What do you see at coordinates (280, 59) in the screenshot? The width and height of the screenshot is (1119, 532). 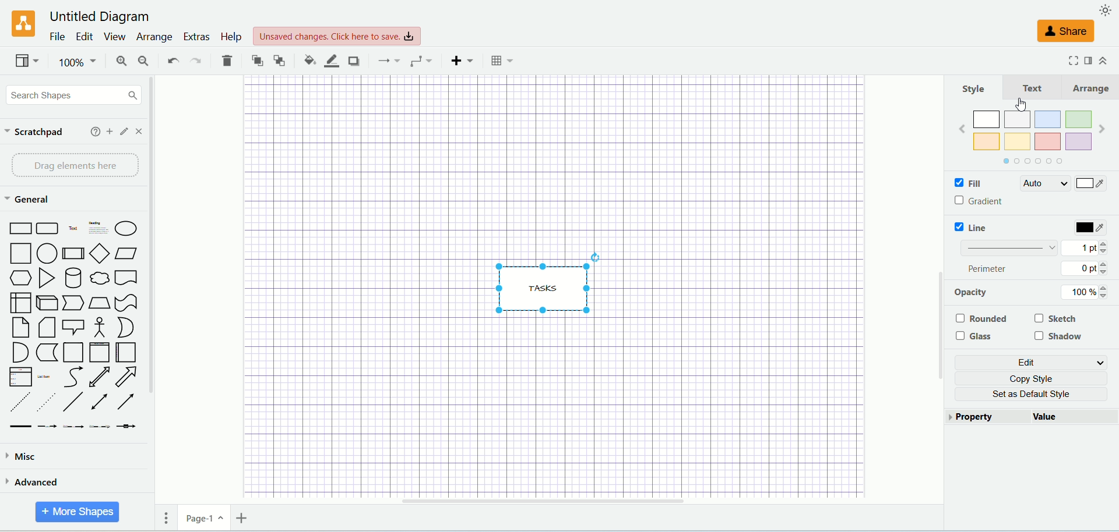 I see `to back` at bounding box center [280, 59].